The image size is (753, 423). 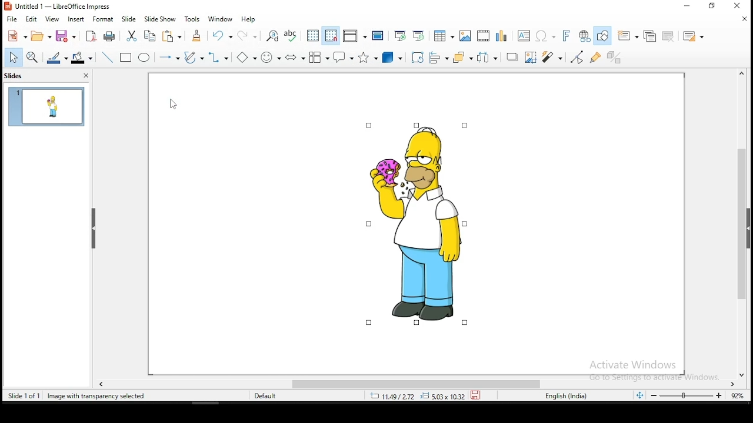 What do you see at coordinates (249, 36) in the screenshot?
I see `redo` at bounding box center [249, 36].